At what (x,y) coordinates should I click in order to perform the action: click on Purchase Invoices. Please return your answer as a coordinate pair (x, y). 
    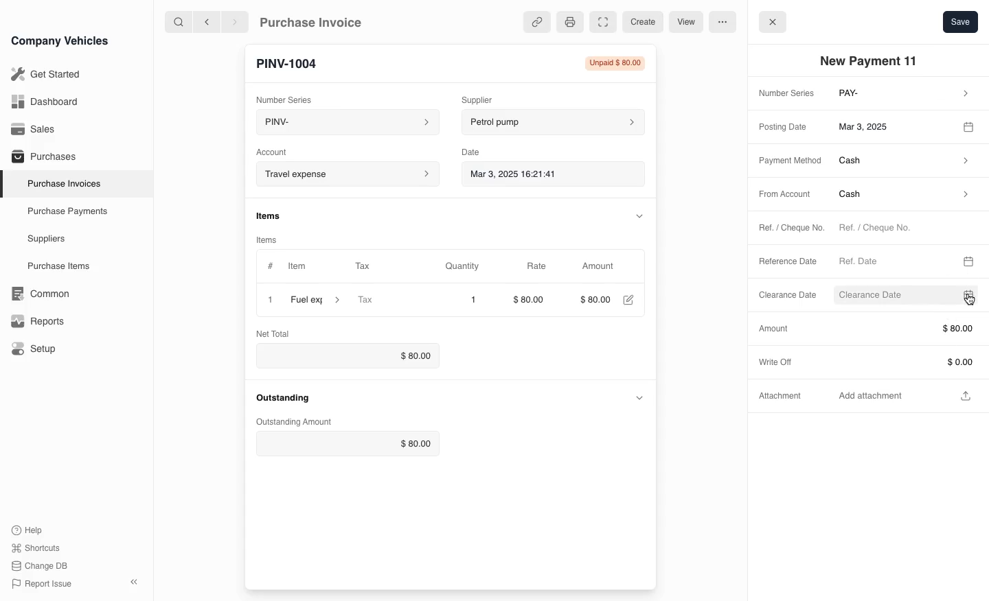
    Looking at the image, I should click on (61, 183).